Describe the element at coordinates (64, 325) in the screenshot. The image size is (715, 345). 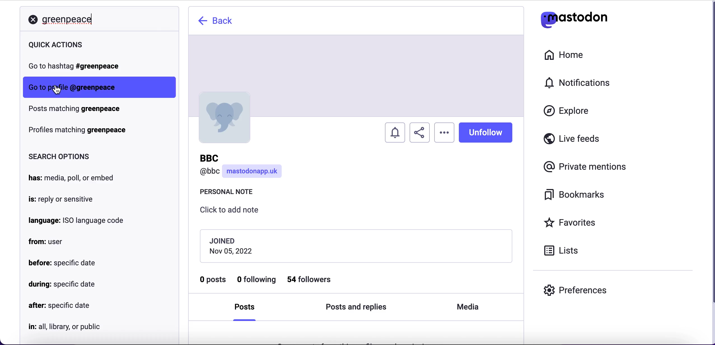
I see `in` at that location.